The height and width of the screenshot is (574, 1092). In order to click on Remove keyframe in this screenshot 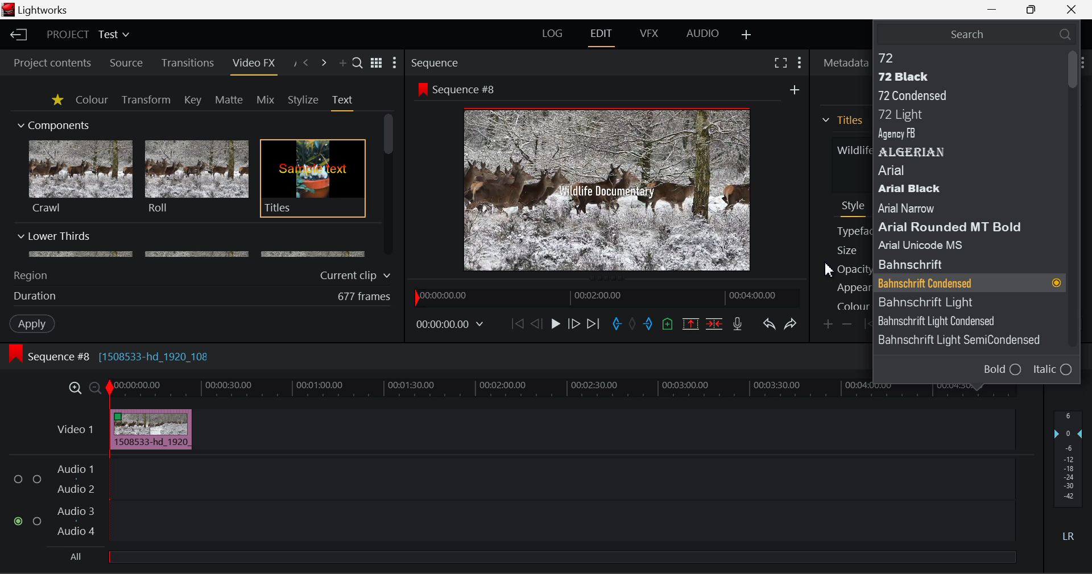, I will do `click(847, 326)`.